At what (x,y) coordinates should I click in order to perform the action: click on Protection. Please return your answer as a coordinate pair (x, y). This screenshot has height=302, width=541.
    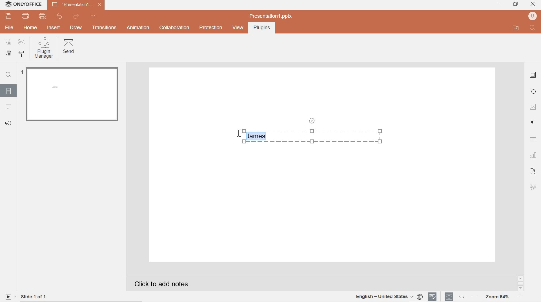
    Looking at the image, I should click on (210, 28).